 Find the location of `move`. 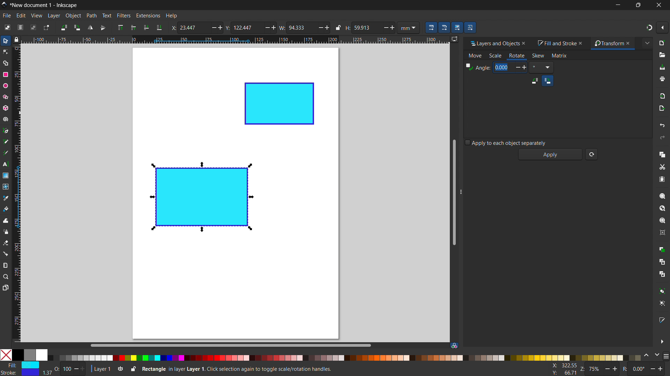

move is located at coordinates (475, 56).